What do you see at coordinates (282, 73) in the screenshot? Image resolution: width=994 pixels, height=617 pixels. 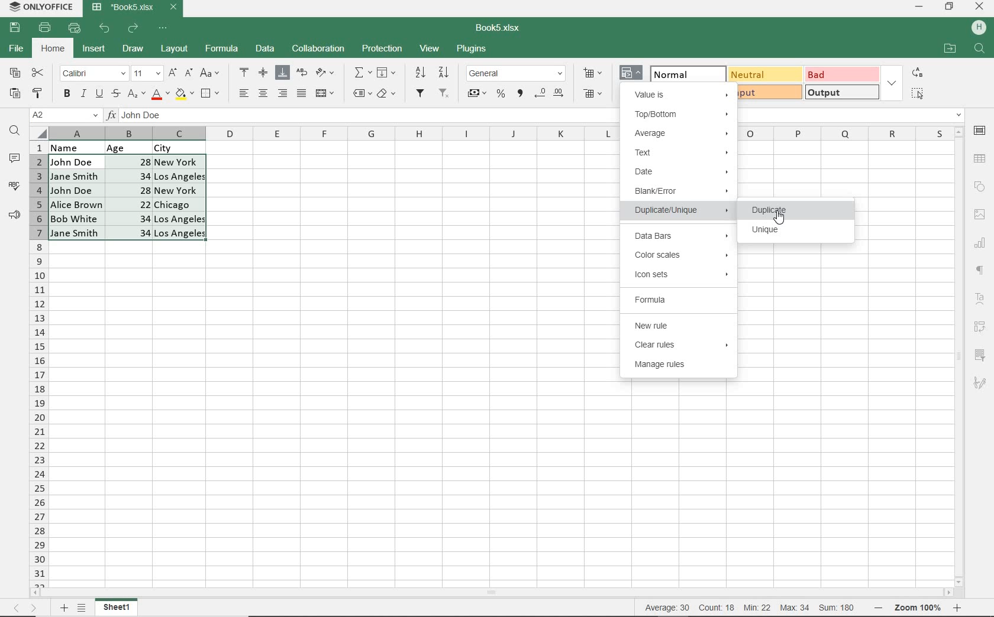 I see `ALIGN BOTTOM` at bounding box center [282, 73].